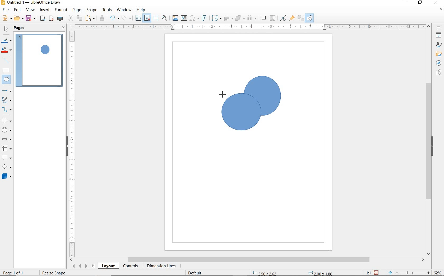 This screenshot has width=444, height=276. Describe the element at coordinates (7, 121) in the screenshot. I see `BASIC SHAPES` at that location.